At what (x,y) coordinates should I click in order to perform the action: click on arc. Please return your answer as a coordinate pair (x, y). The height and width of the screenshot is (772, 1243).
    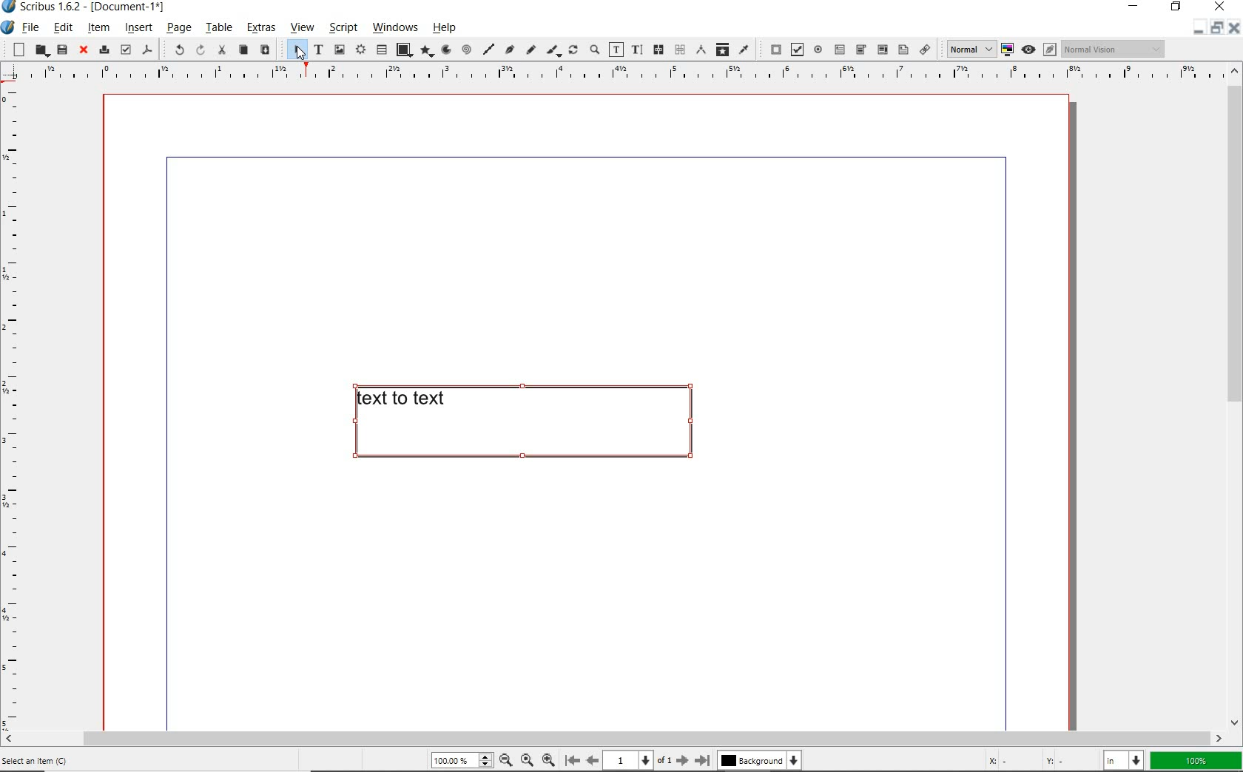
    Looking at the image, I should click on (445, 50).